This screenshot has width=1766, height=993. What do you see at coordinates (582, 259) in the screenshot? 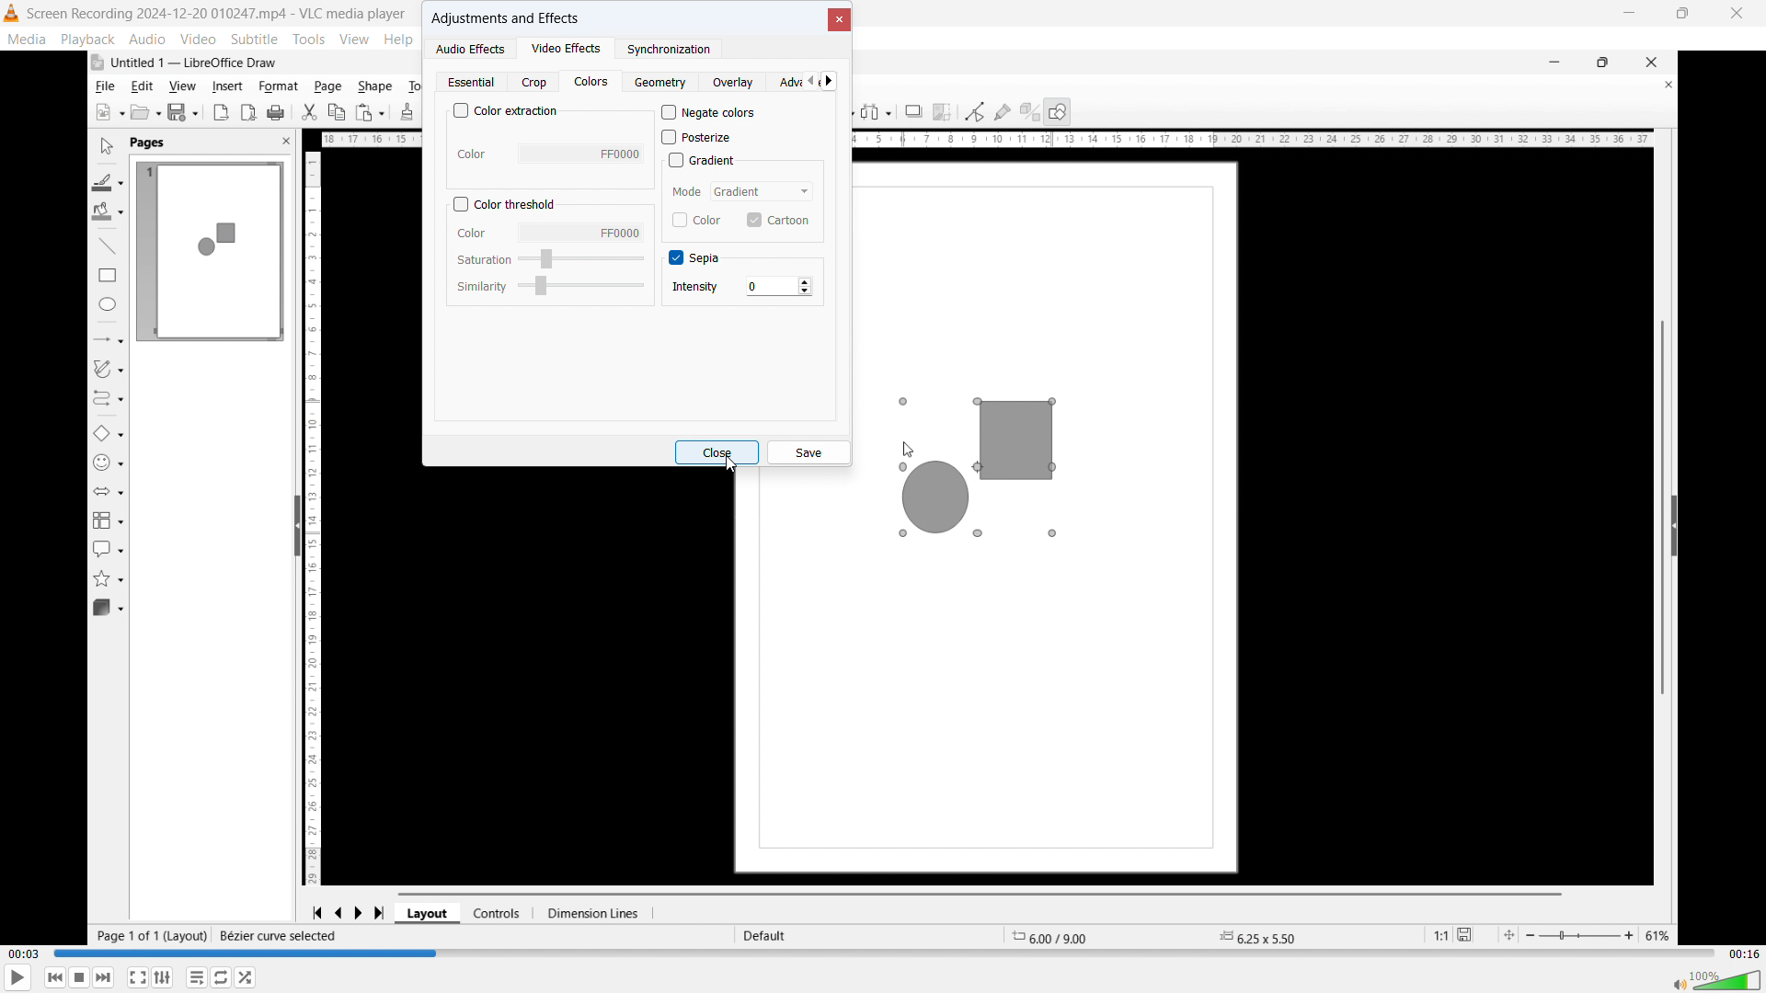
I see `Select saturation ` at bounding box center [582, 259].